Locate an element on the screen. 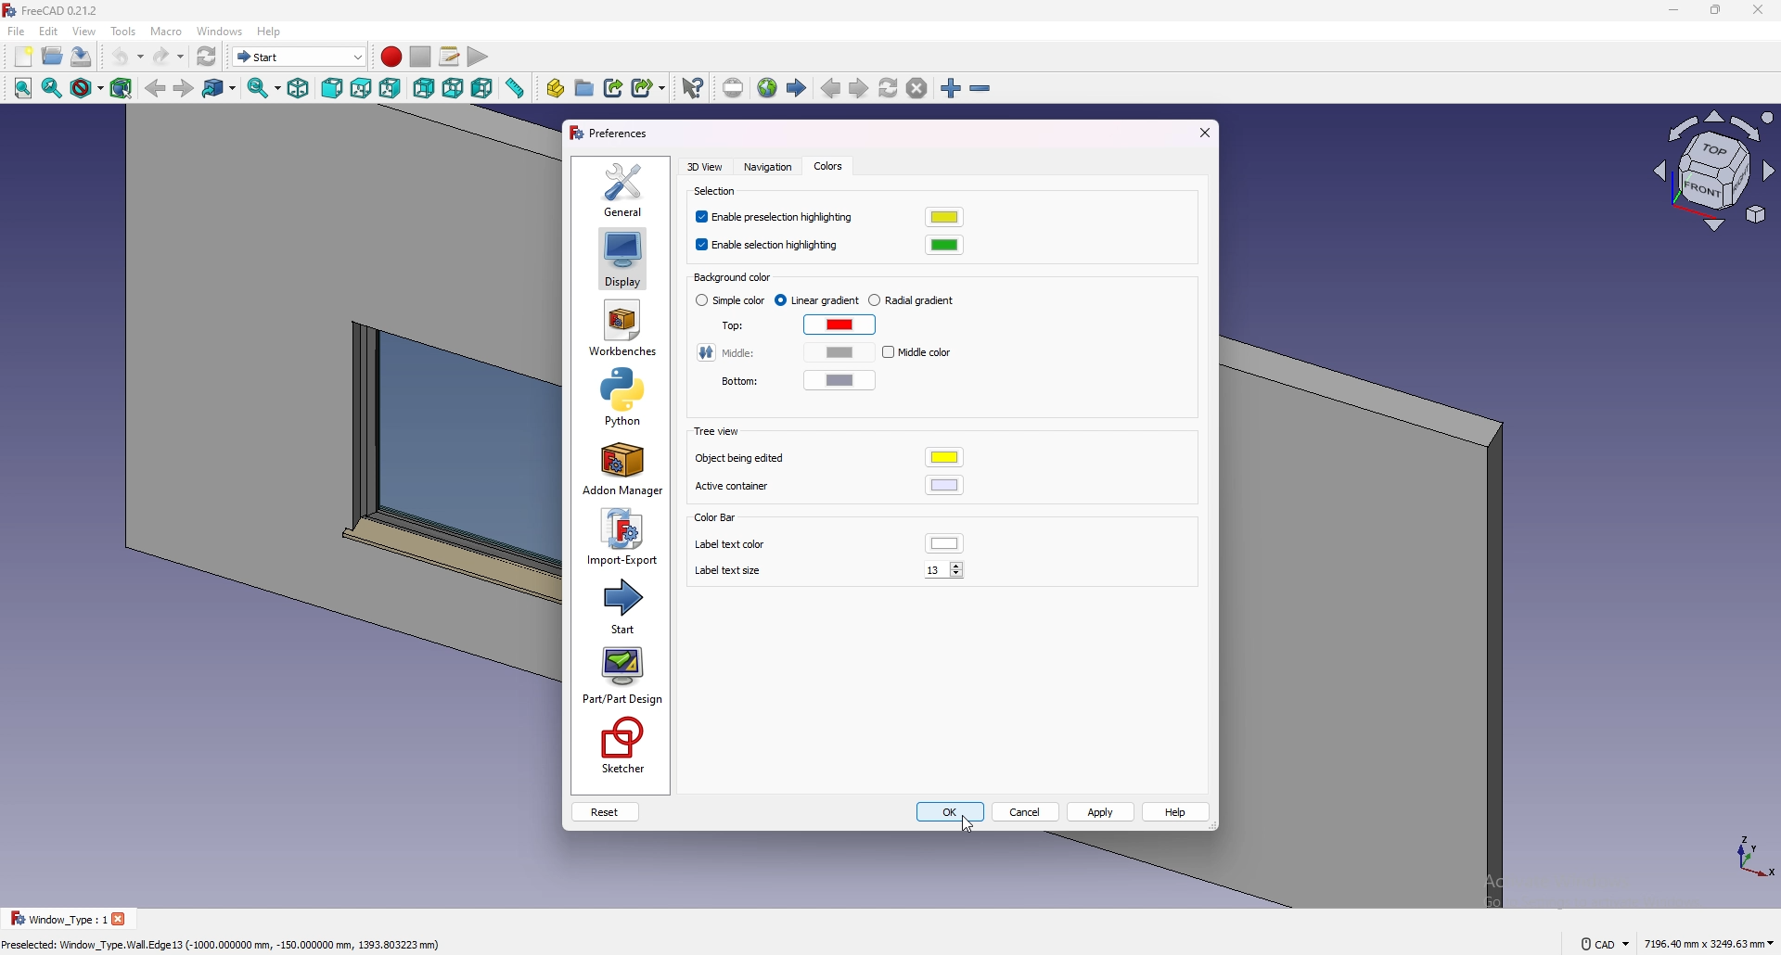 The height and width of the screenshot is (955, 1781). 3d view is located at coordinates (707, 166).